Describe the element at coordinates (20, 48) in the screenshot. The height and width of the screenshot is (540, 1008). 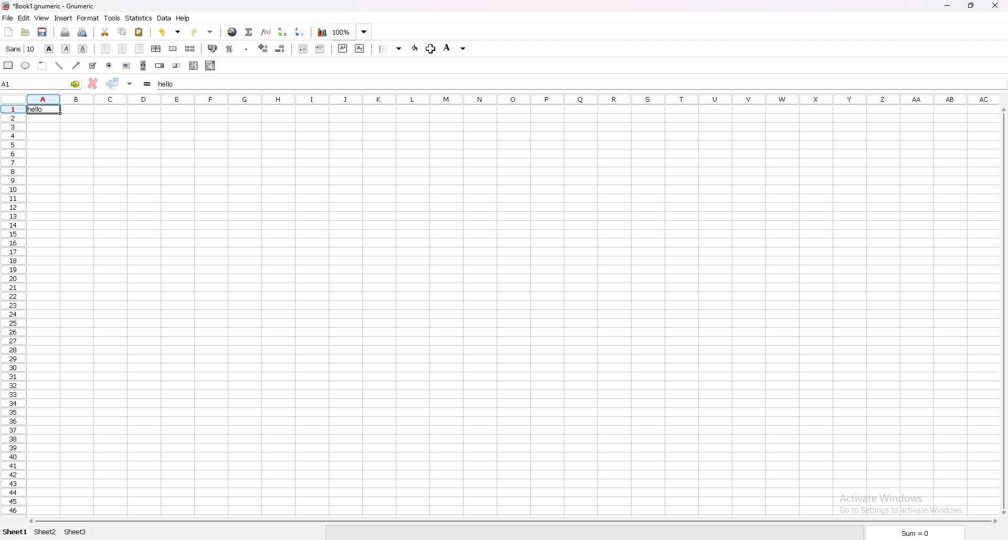
I see `font` at that location.